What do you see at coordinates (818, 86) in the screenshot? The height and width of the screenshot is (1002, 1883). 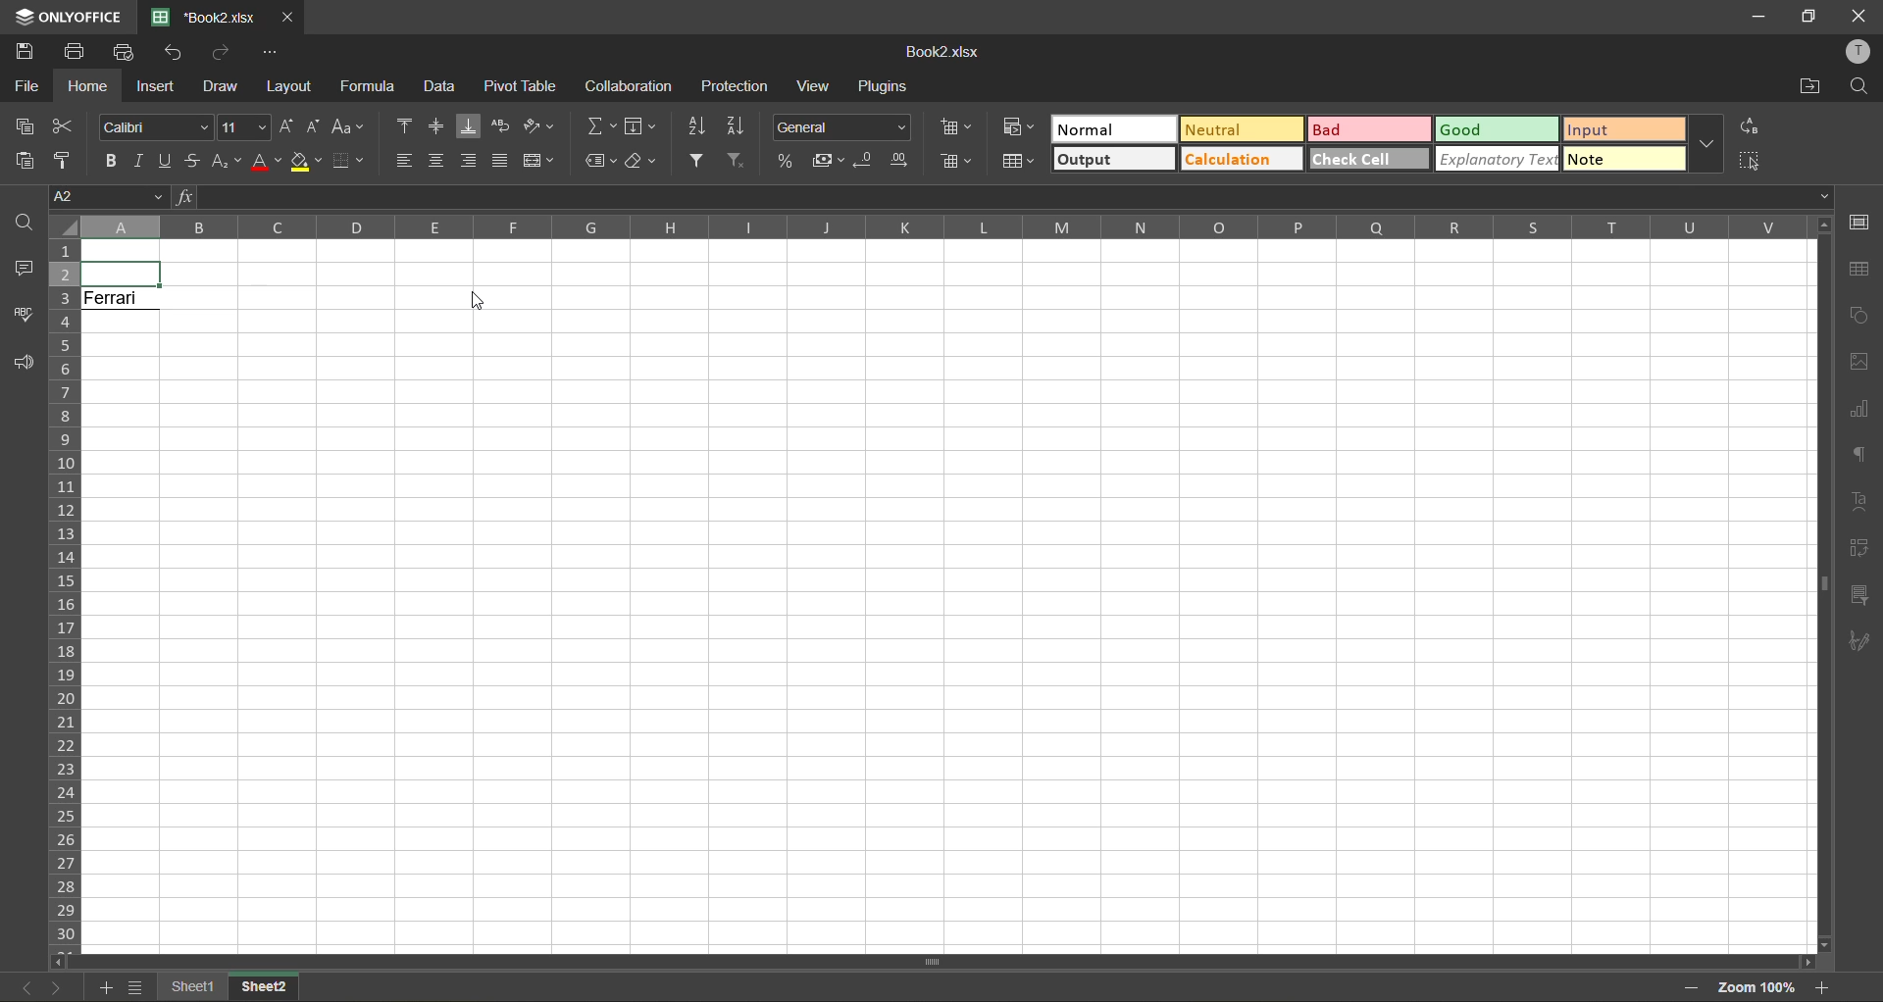 I see `view` at bounding box center [818, 86].